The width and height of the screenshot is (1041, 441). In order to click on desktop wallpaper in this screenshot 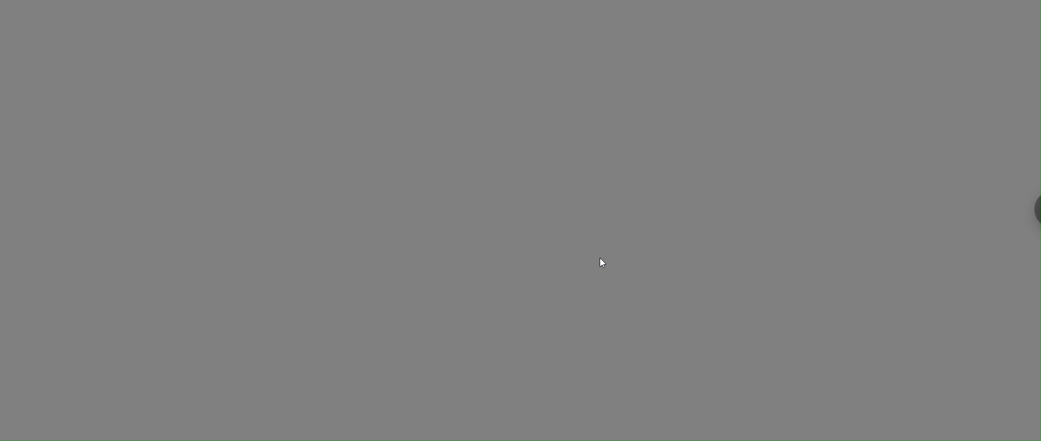, I will do `click(522, 221)`.